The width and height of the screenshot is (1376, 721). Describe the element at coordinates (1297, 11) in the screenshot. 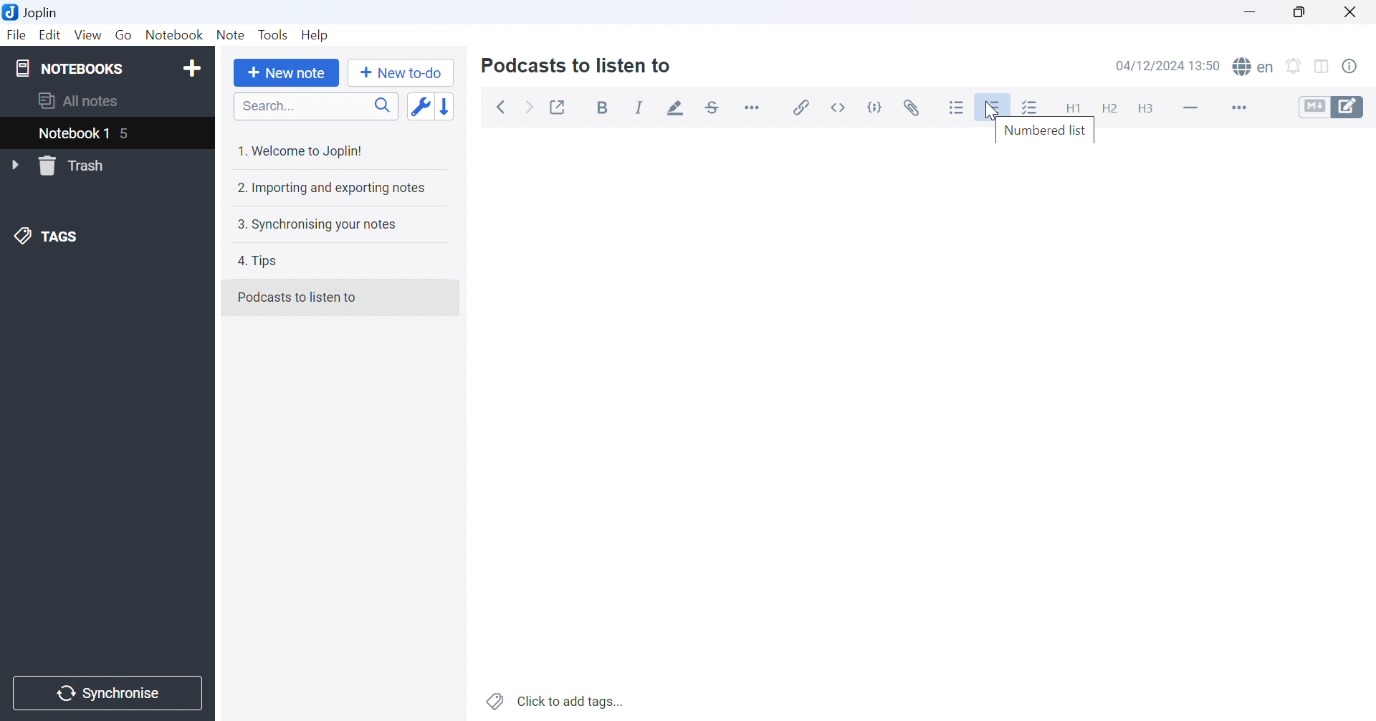

I see `Restore Down` at that location.